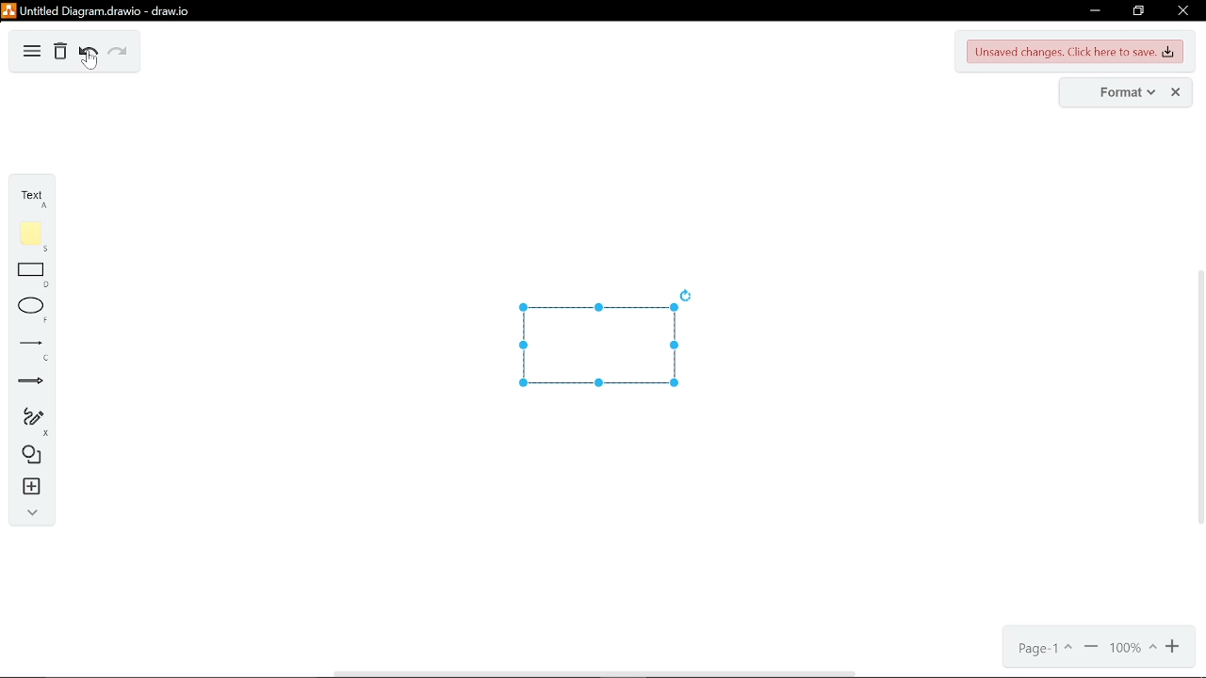 This screenshot has height=678, width=1206. I want to click on zoom in, so click(1175, 648).